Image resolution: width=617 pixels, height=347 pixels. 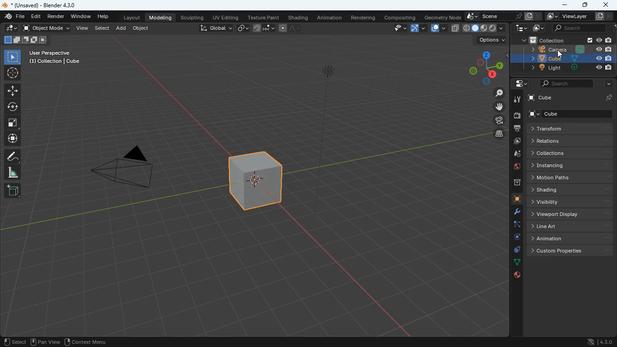 I want to click on type, so click(x=484, y=27).